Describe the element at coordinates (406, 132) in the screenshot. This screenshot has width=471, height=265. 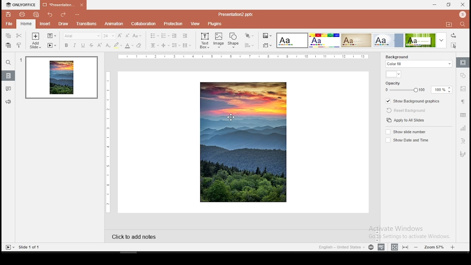
I see `show slide number` at that location.